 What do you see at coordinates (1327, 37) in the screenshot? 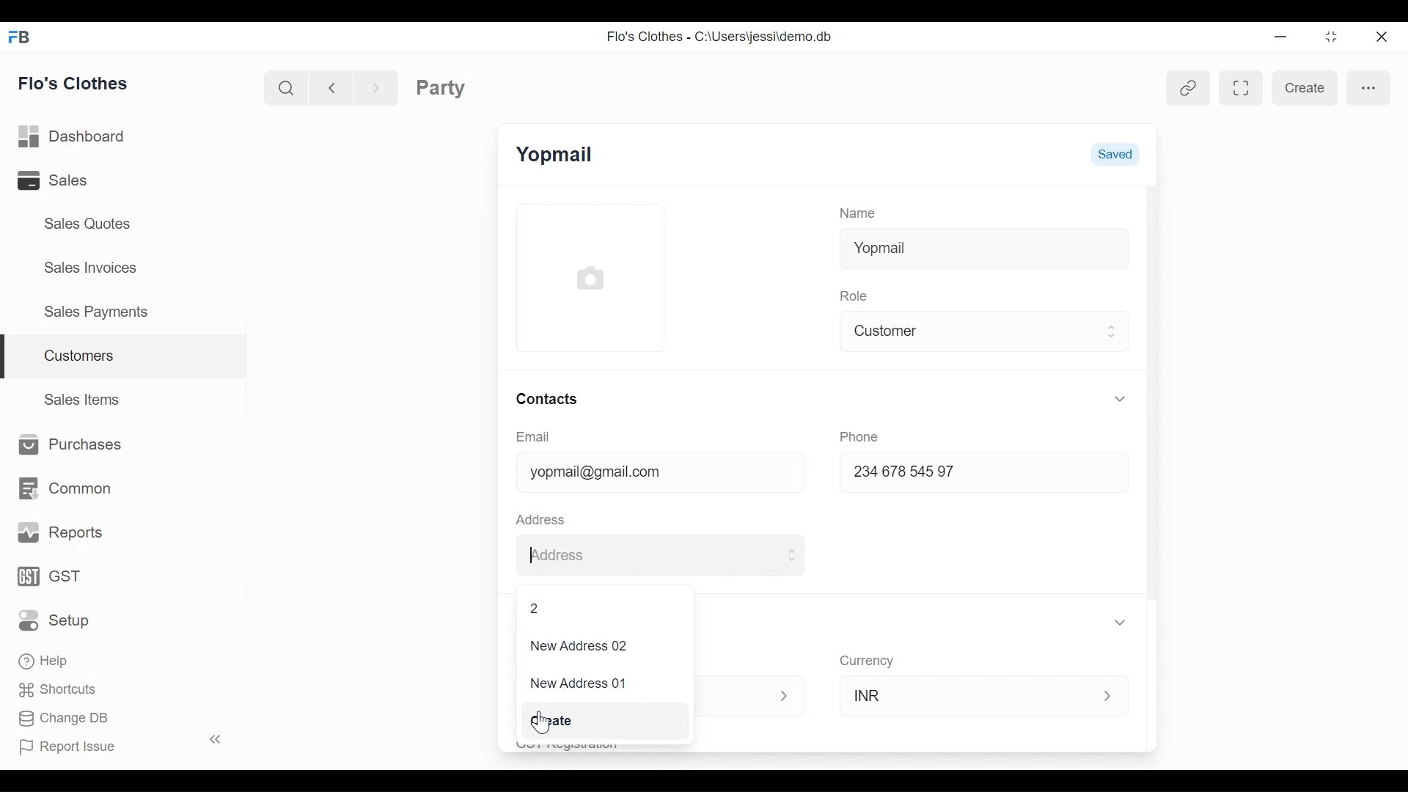
I see `Restore` at bounding box center [1327, 37].